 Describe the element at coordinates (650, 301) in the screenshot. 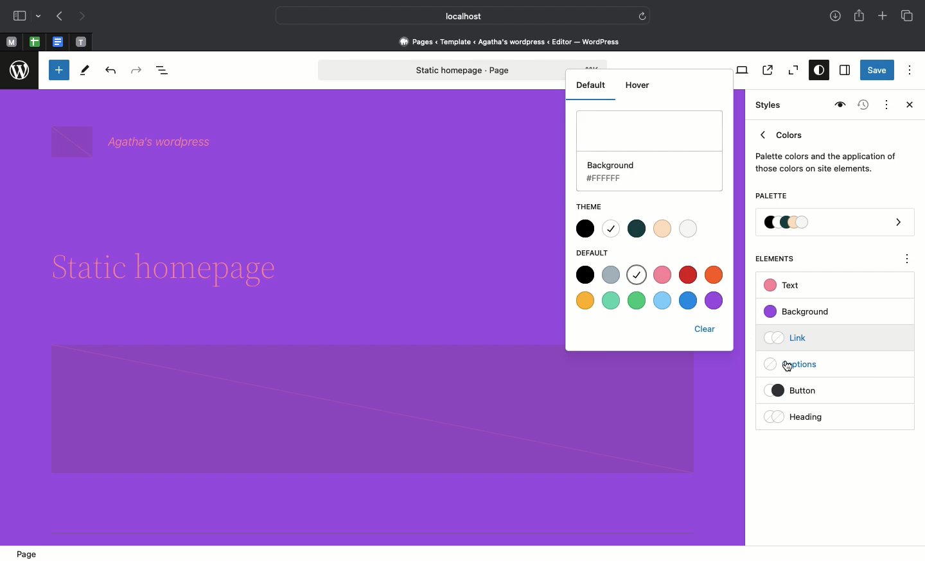

I see `Default color` at that location.